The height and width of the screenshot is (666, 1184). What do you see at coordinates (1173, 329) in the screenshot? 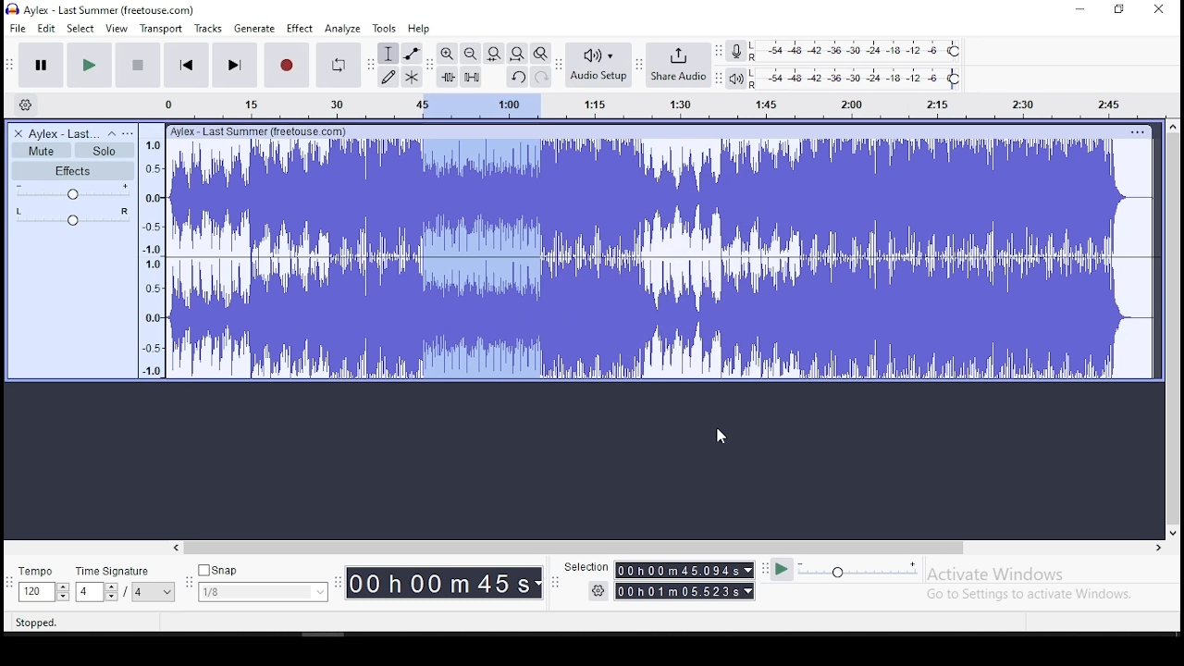
I see `scroll bar` at bounding box center [1173, 329].